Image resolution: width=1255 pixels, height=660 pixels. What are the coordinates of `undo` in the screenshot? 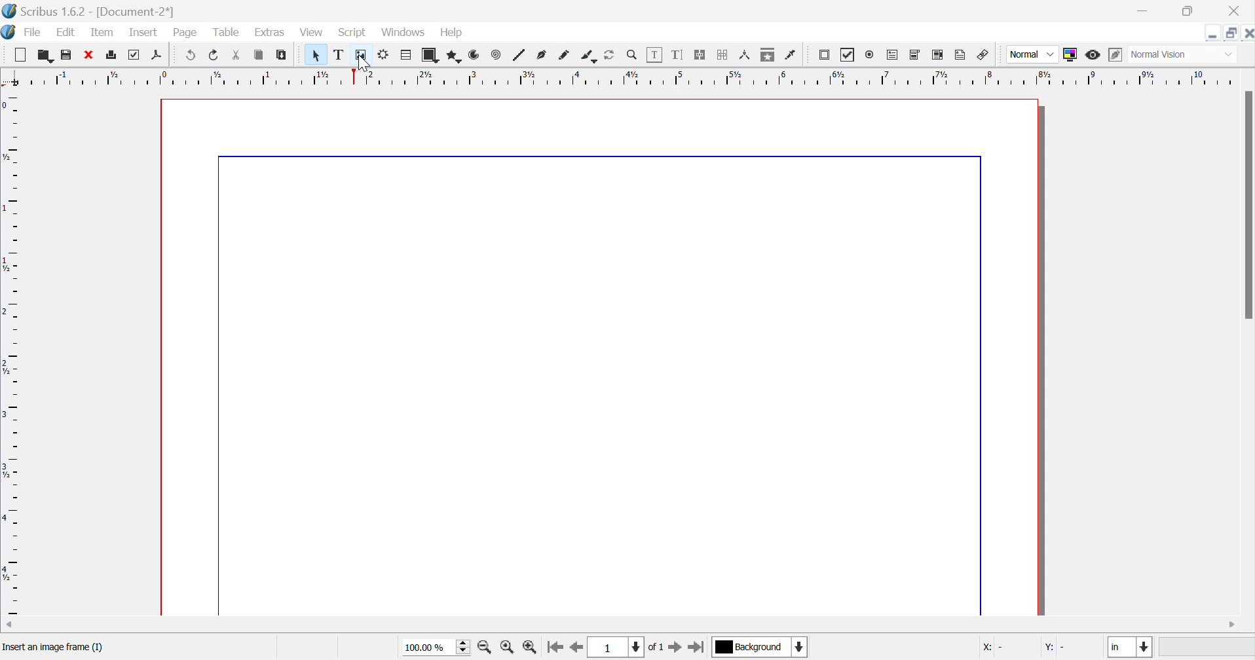 It's located at (193, 56).